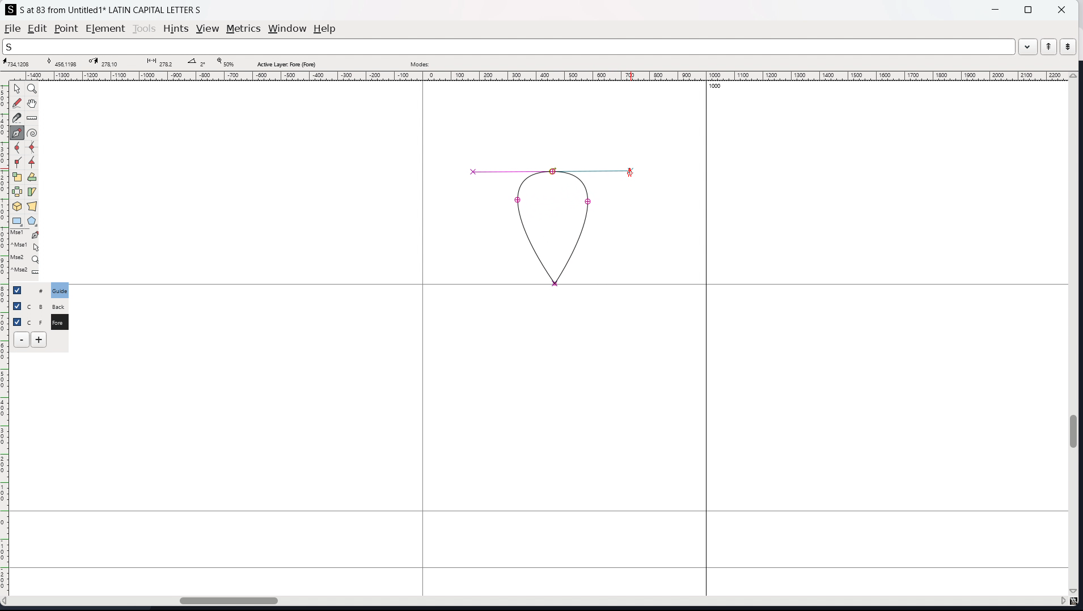 The height and width of the screenshot is (611, 1083). What do you see at coordinates (631, 172) in the screenshot?
I see `Cursor` at bounding box center [631, 172].